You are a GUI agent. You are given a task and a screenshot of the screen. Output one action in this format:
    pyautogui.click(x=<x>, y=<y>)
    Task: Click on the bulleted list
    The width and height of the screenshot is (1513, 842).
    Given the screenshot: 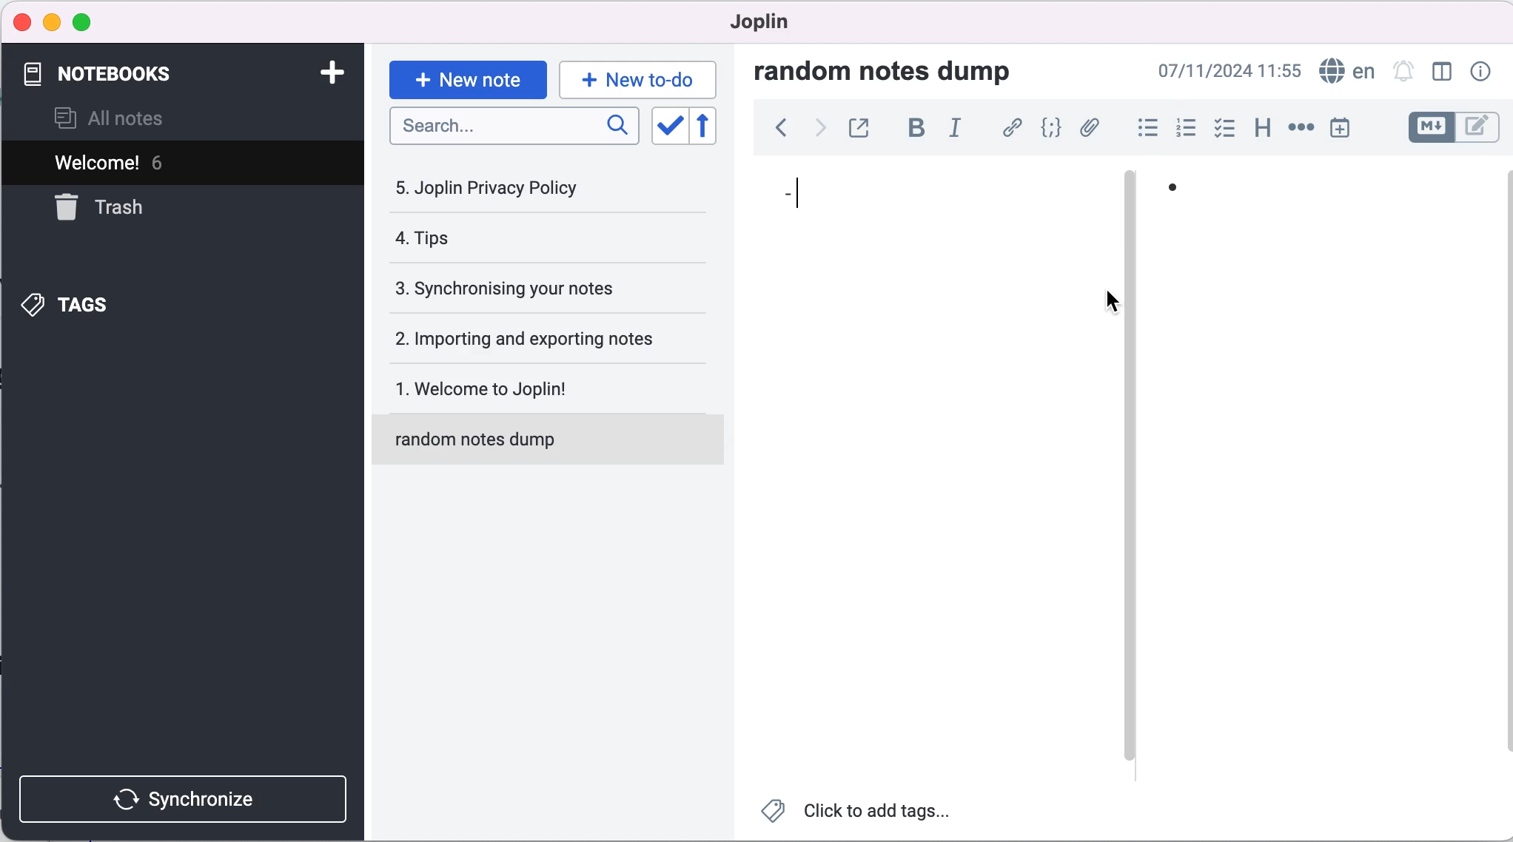 What is the action you would take?
    pyautogui.click(x=1141, y=128)
    